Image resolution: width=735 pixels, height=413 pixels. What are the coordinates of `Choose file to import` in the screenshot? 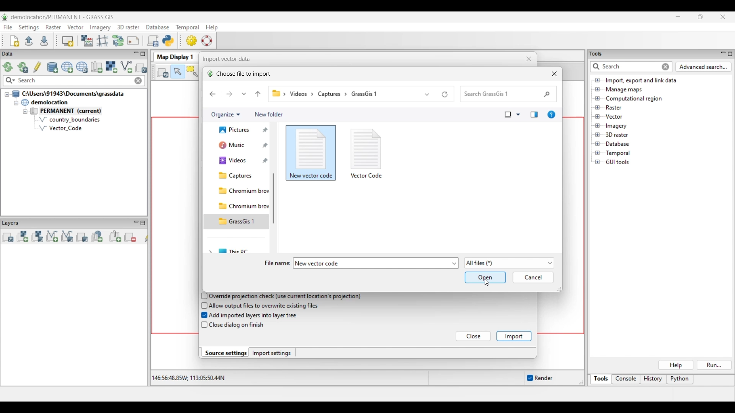 It's located at (238, 74).